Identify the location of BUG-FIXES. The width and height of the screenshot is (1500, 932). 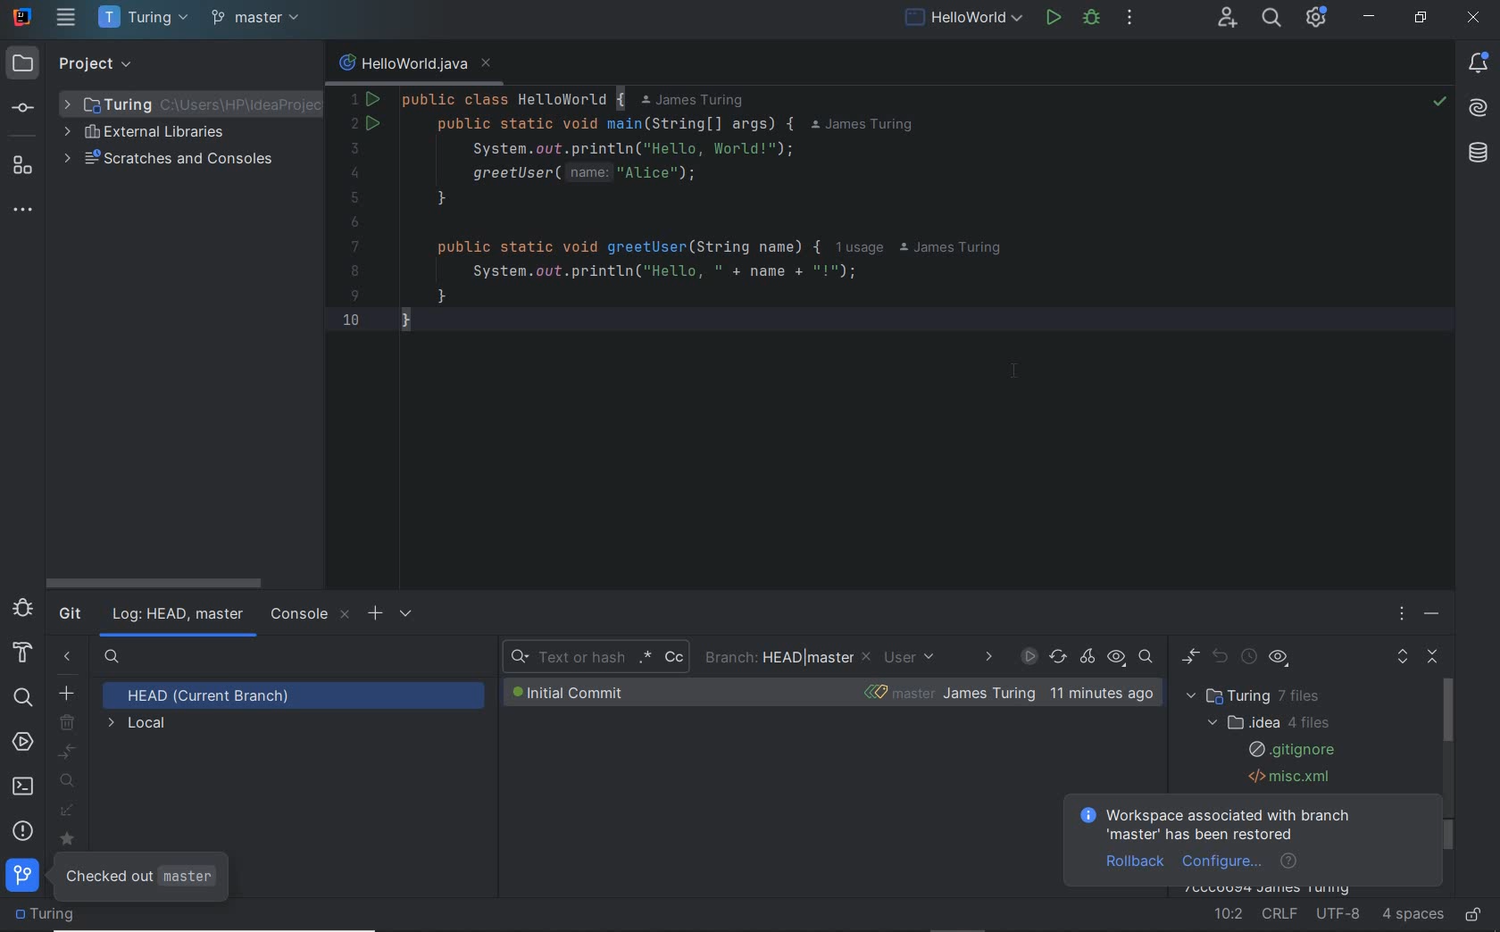
(937, 694).